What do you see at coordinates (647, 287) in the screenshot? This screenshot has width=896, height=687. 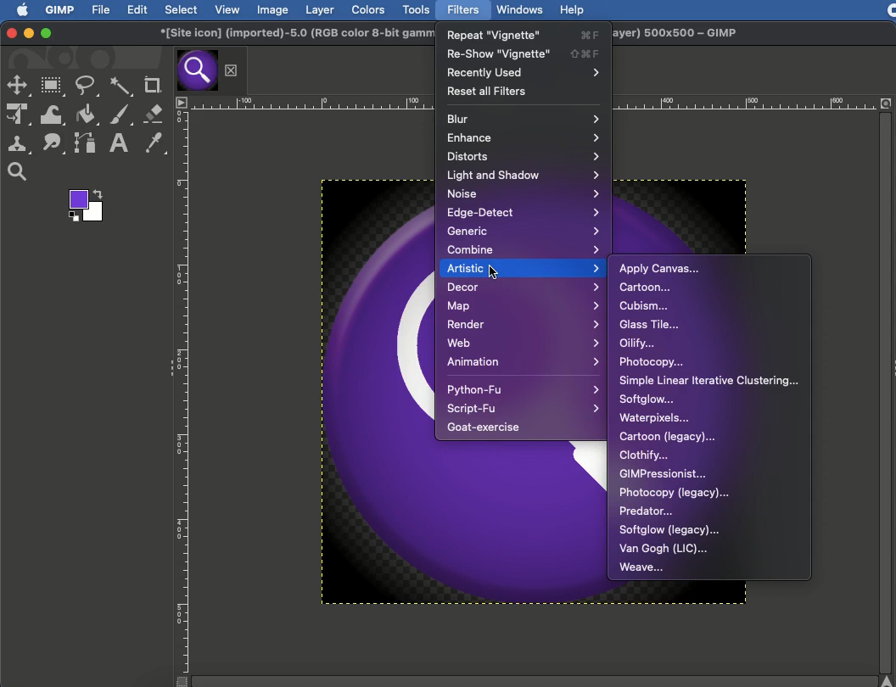 I see `Cartoon` at bounding box center [647, 287].